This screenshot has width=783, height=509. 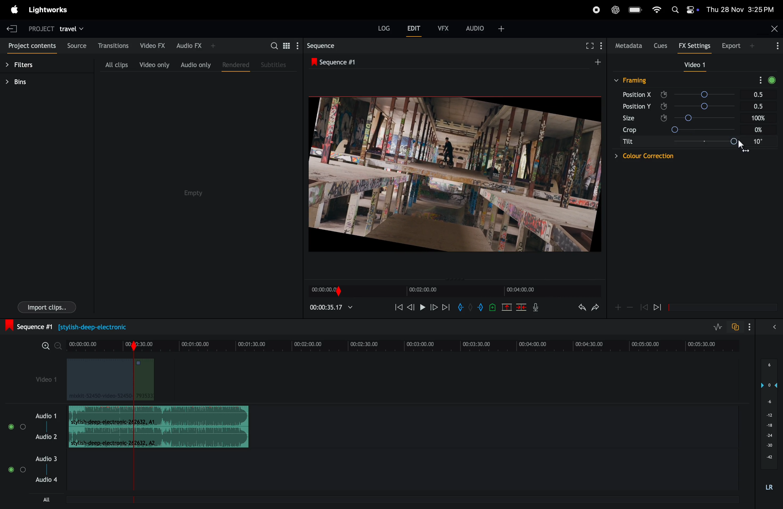 What do you see at coordinates (618, 308) in the screenshot?
I see `Add keyframe` at bounding box center [618, 308].